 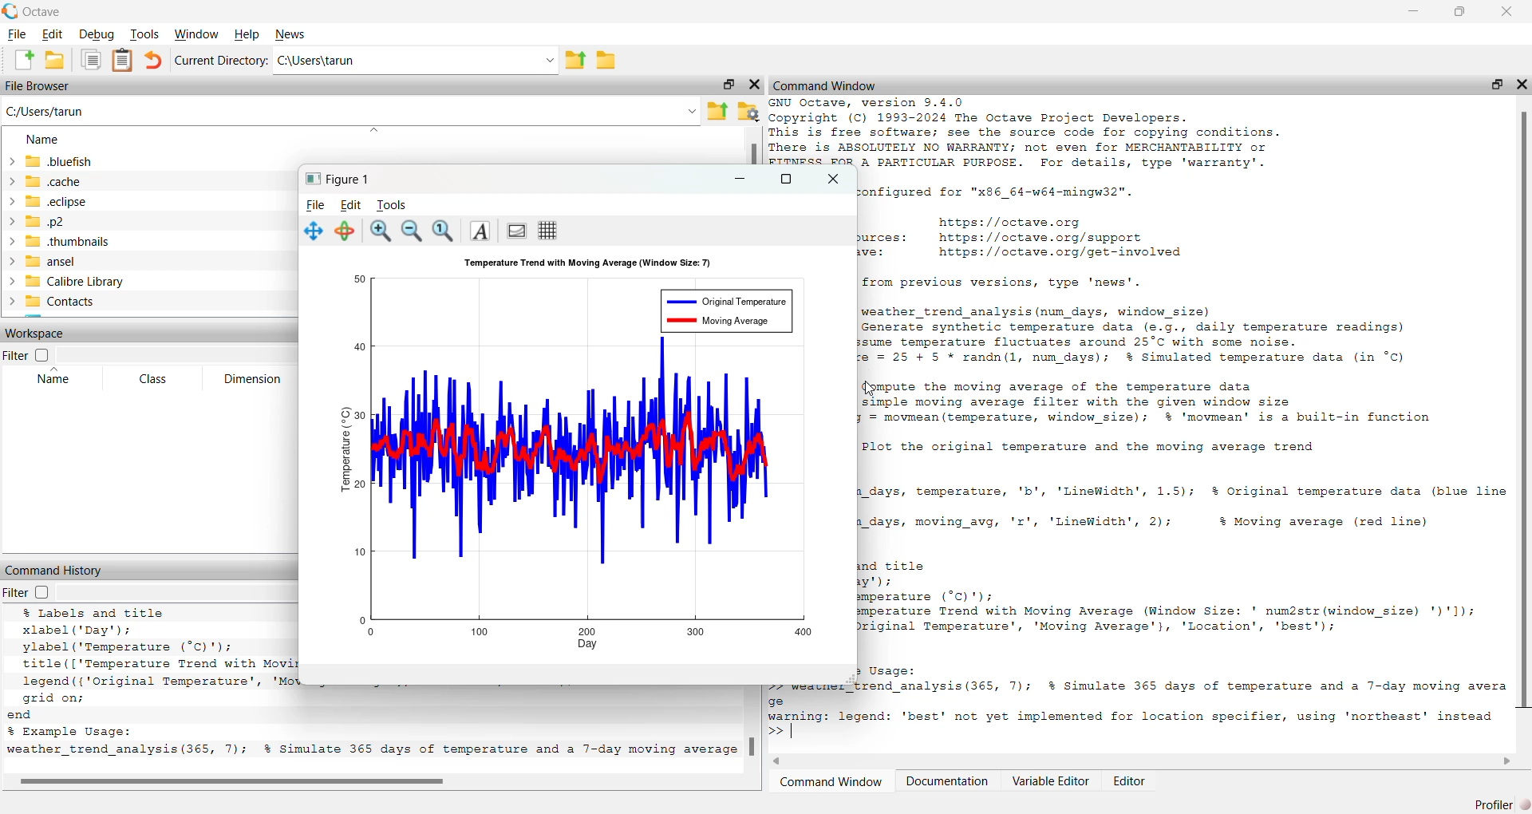 I want to click on Debug, so click(x=97, y=34).